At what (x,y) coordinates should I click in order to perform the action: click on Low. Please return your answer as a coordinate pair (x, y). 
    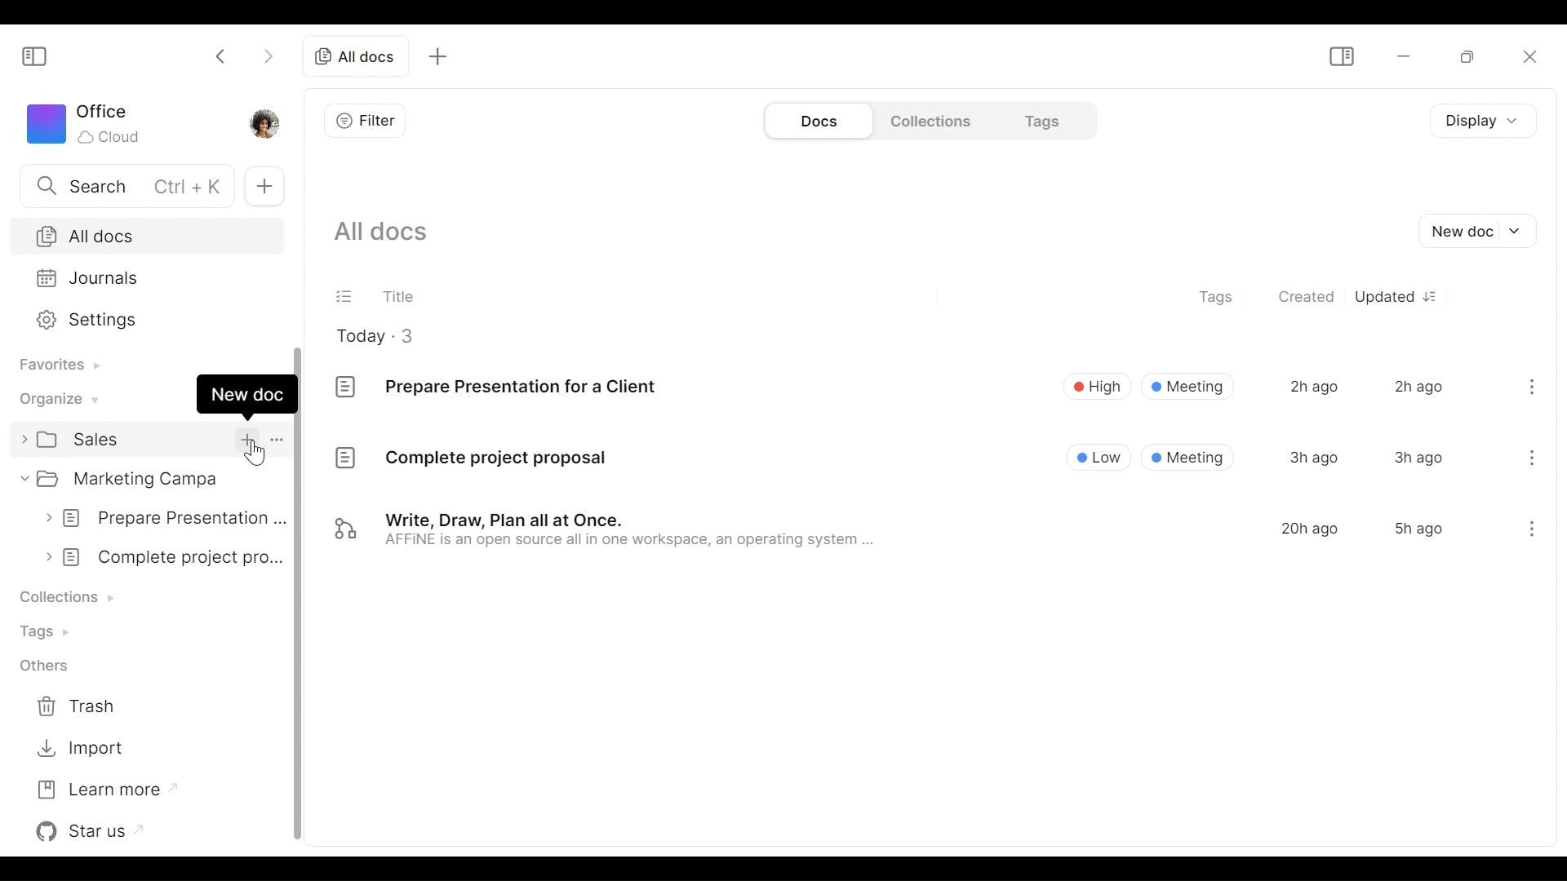
    Looking at the image, I should click on (1100, 456).